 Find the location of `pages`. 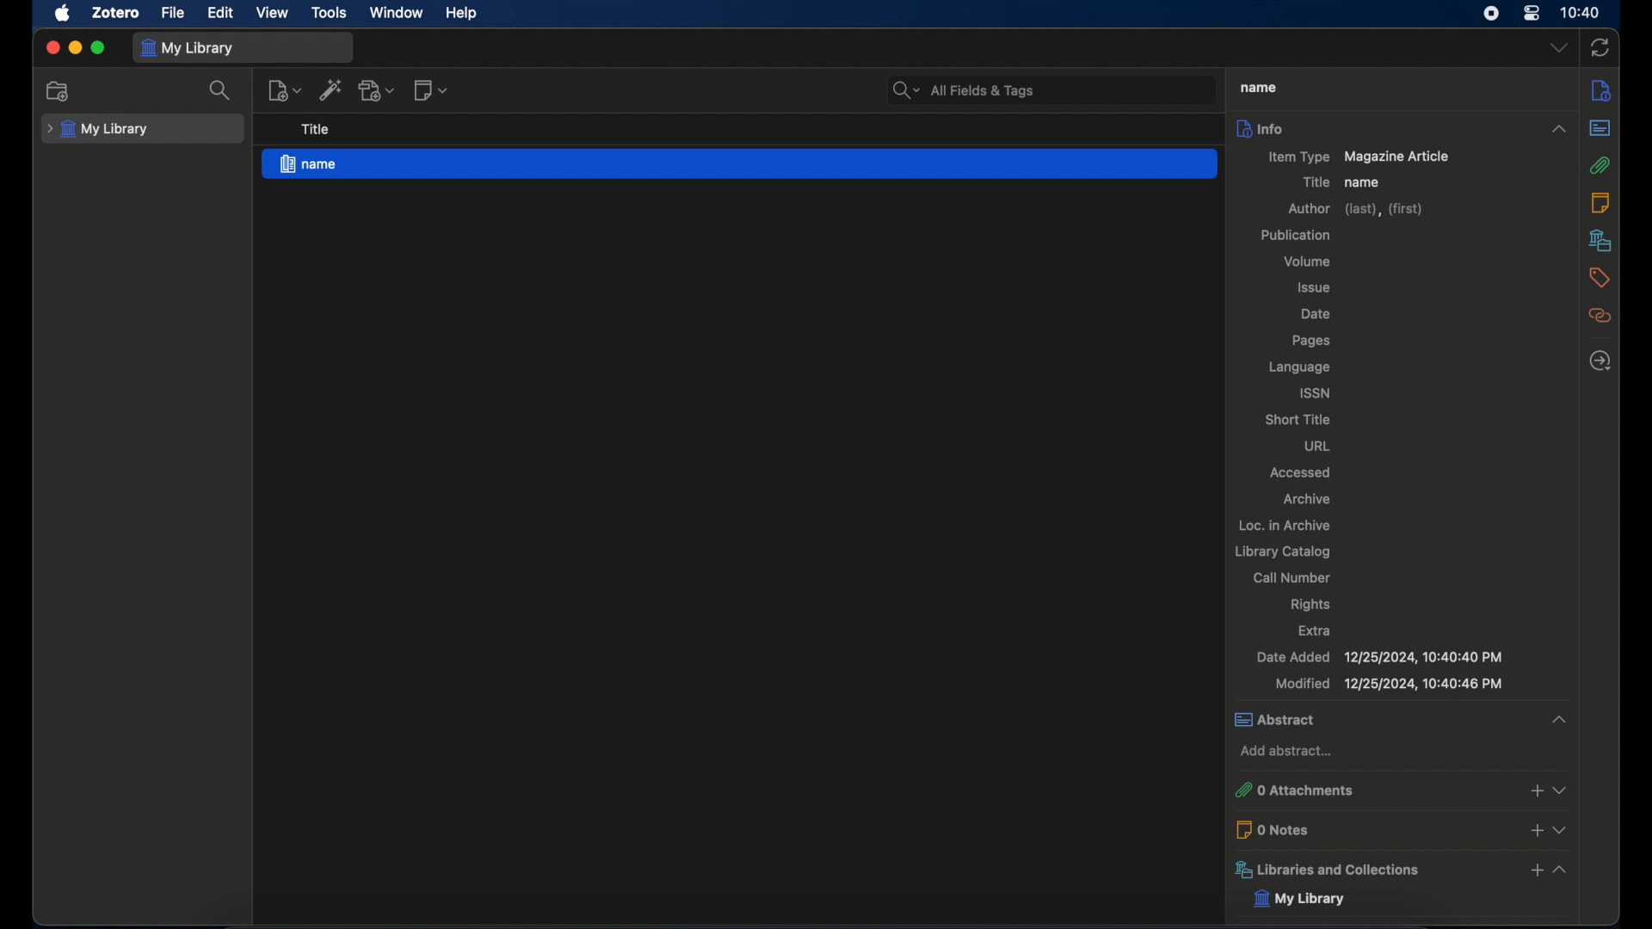

pages is located at coordinates (1310, 341).